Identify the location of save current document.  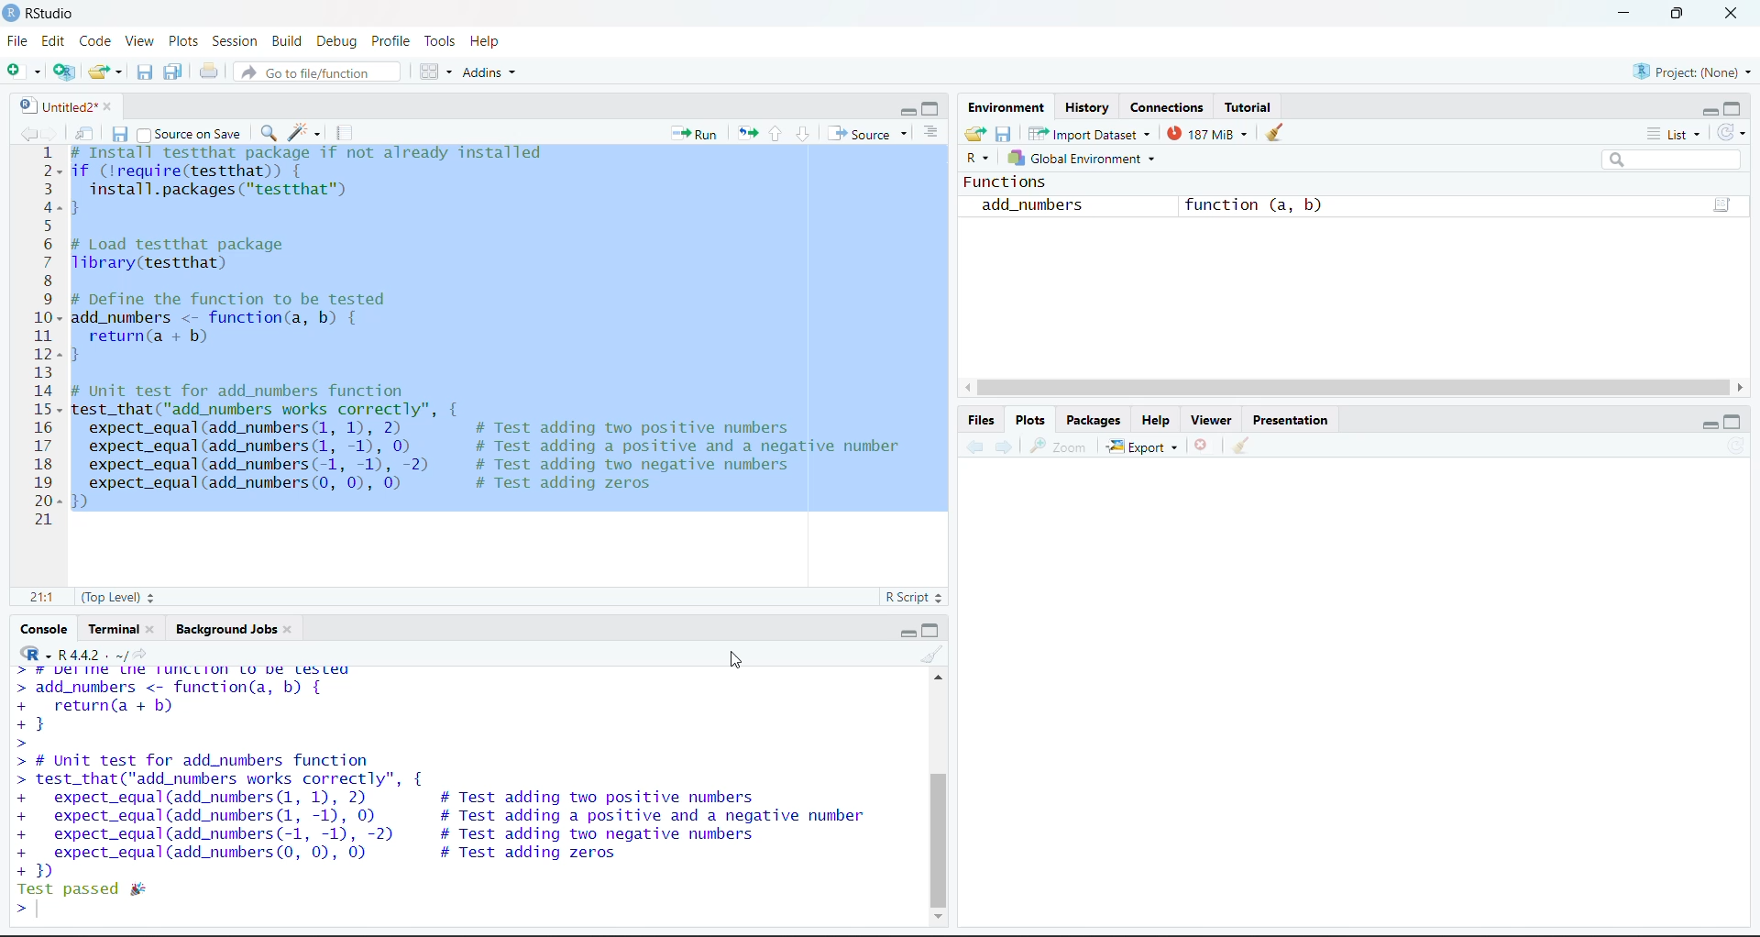
(148, 72).